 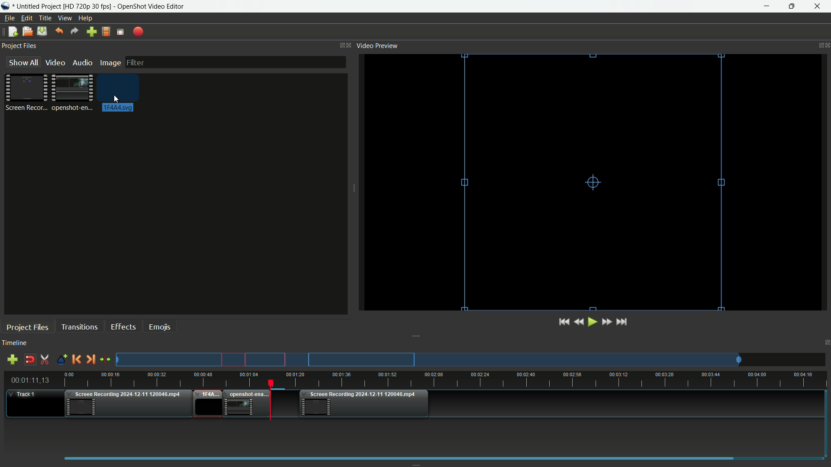 I want to click on File menu, so click(x=8, y=19).